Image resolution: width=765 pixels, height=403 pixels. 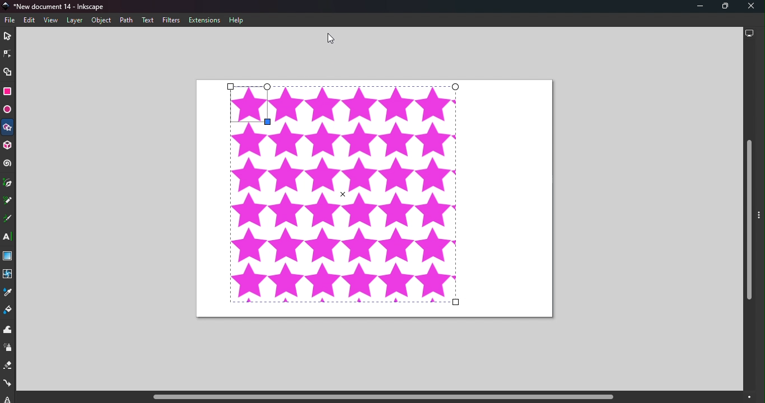 What do you see at coordinates (8, 183) in the screenshot?
I see `Pen tool` at bounding box center [8, 183].